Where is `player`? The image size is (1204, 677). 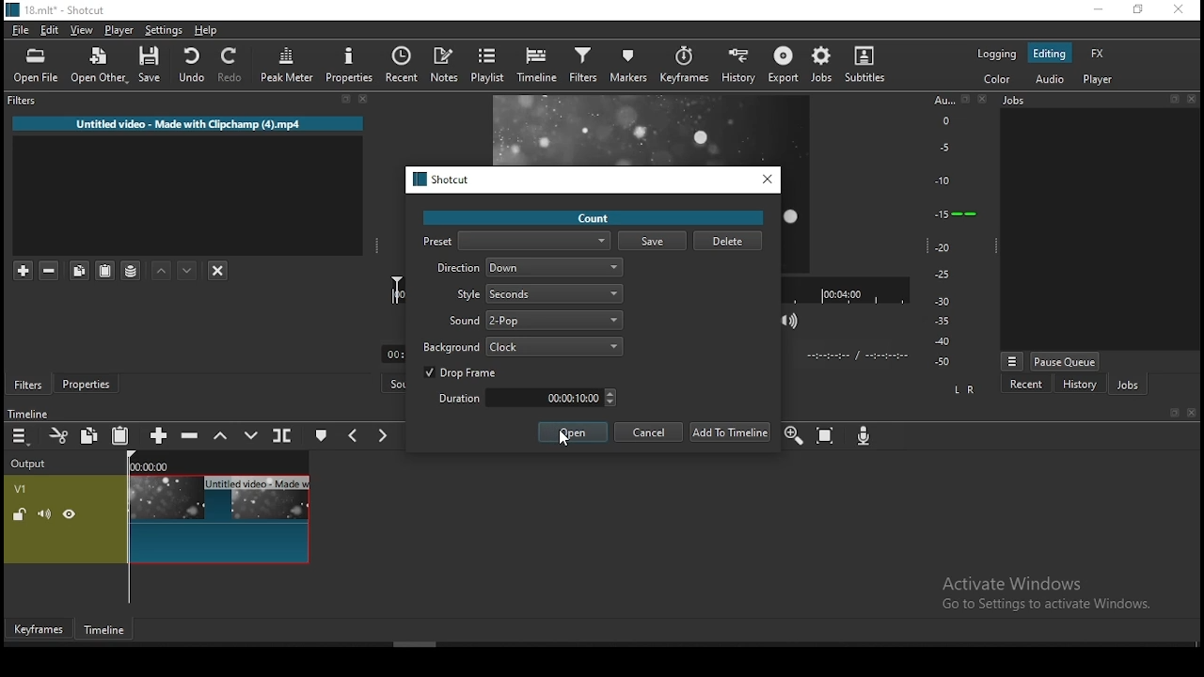 player is located at coordinates (118, 29).